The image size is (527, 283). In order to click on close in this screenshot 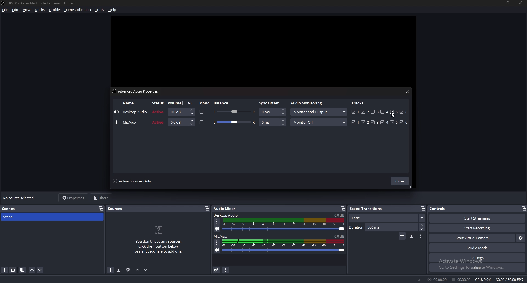, I will do `click(521, 3)`.